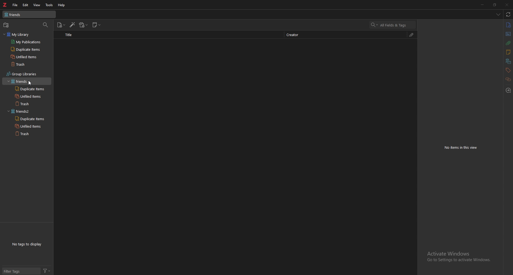 Image resolution: width=513 pixels, height=275 pixels. I want to click on resize, so click(495, 5).